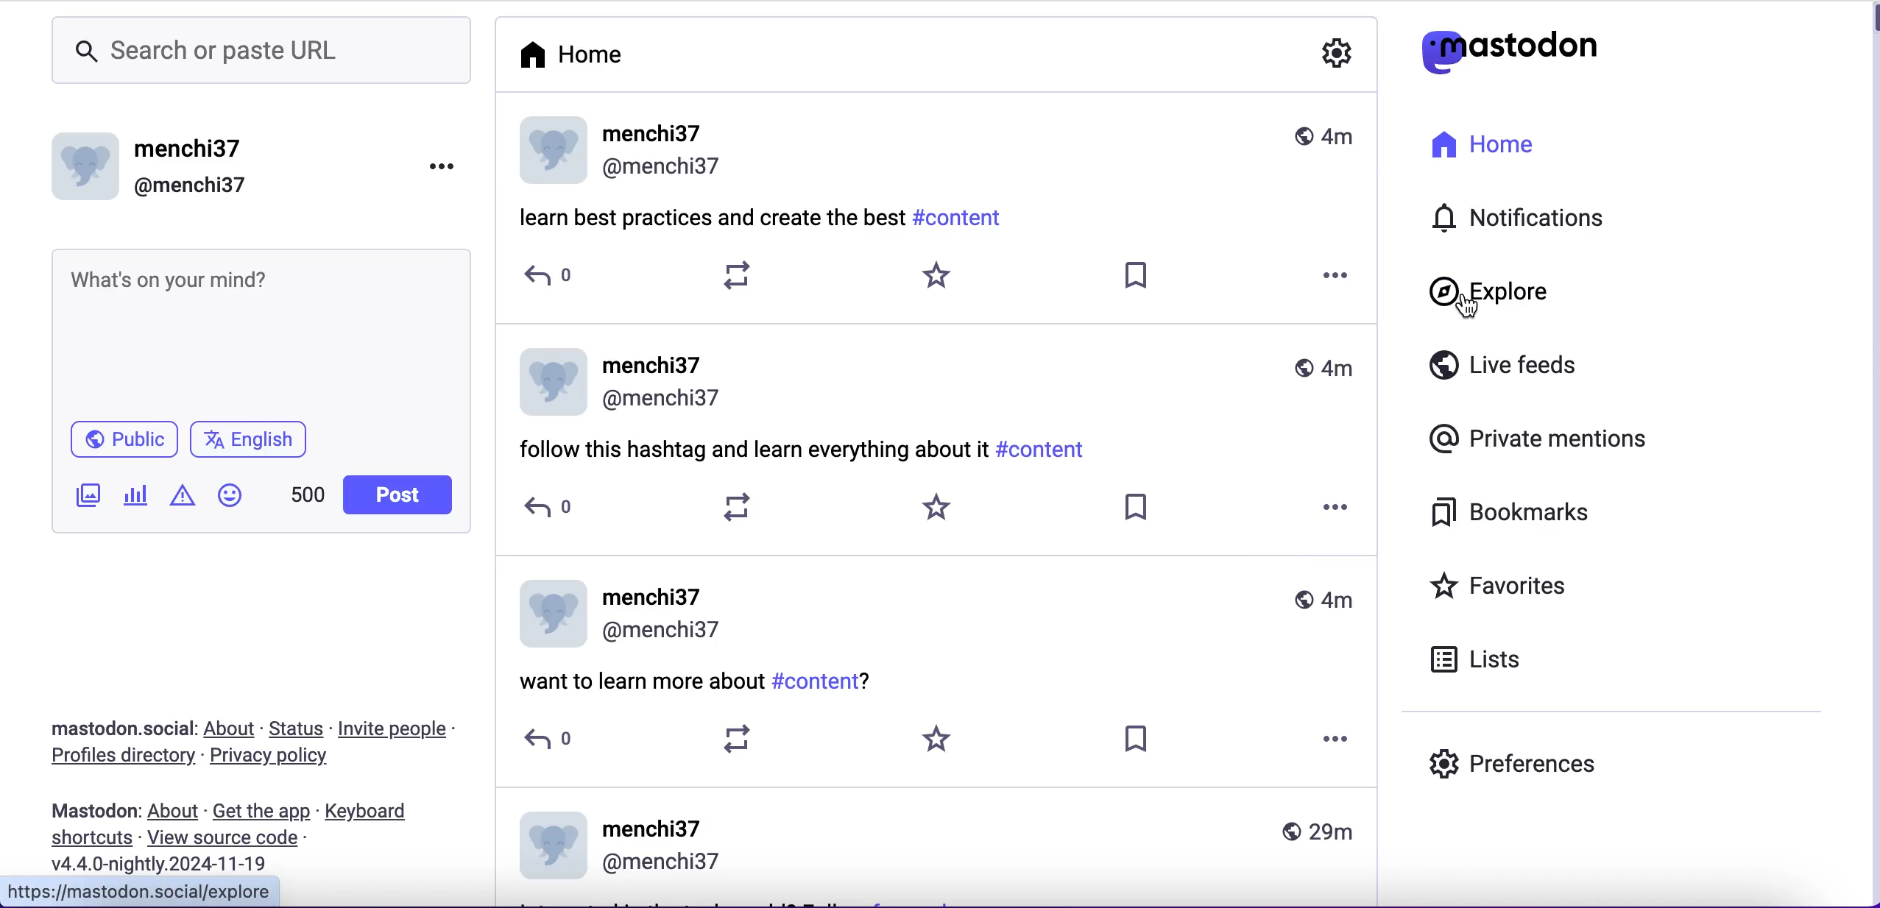 The width and height of the screenshot is (1880, 908). I want to click on public, so click(122, 438).